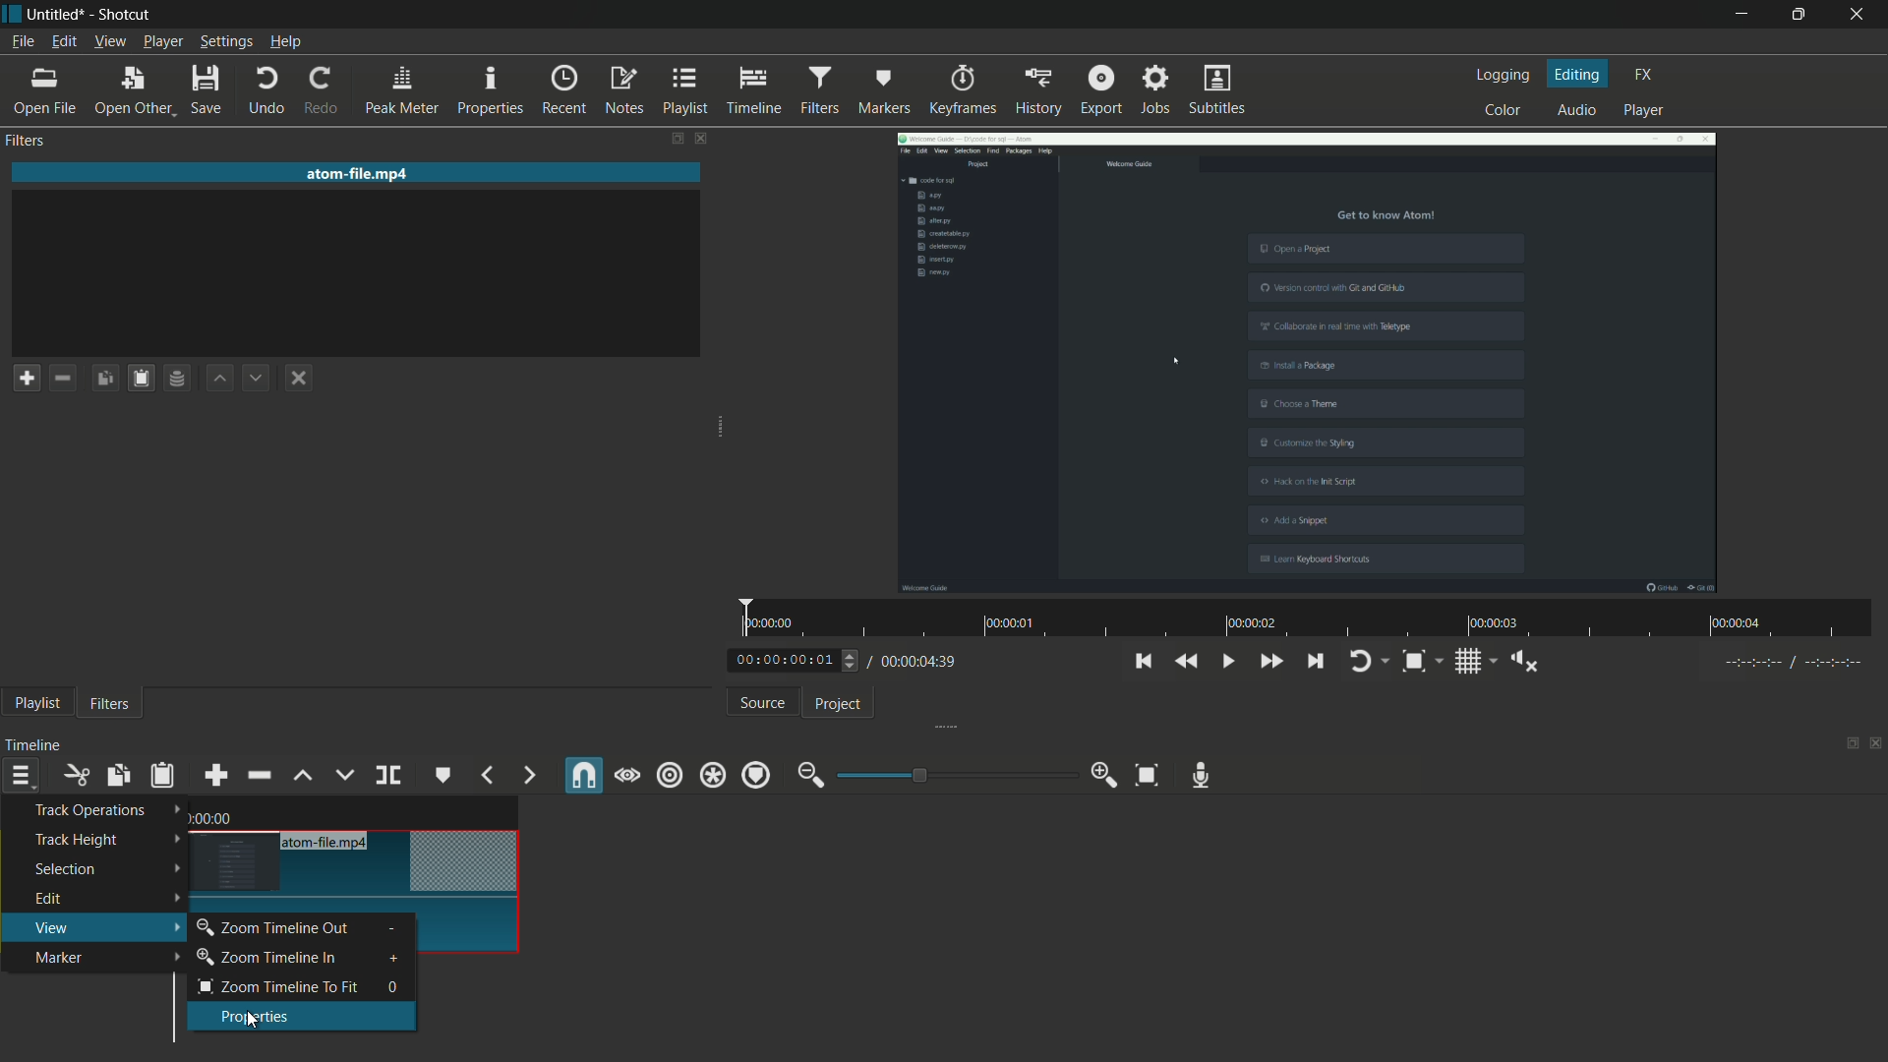  What do you see at coordinates (112, 41) in the screenshot?
I see `view menu` at bounding box center [112, 41].